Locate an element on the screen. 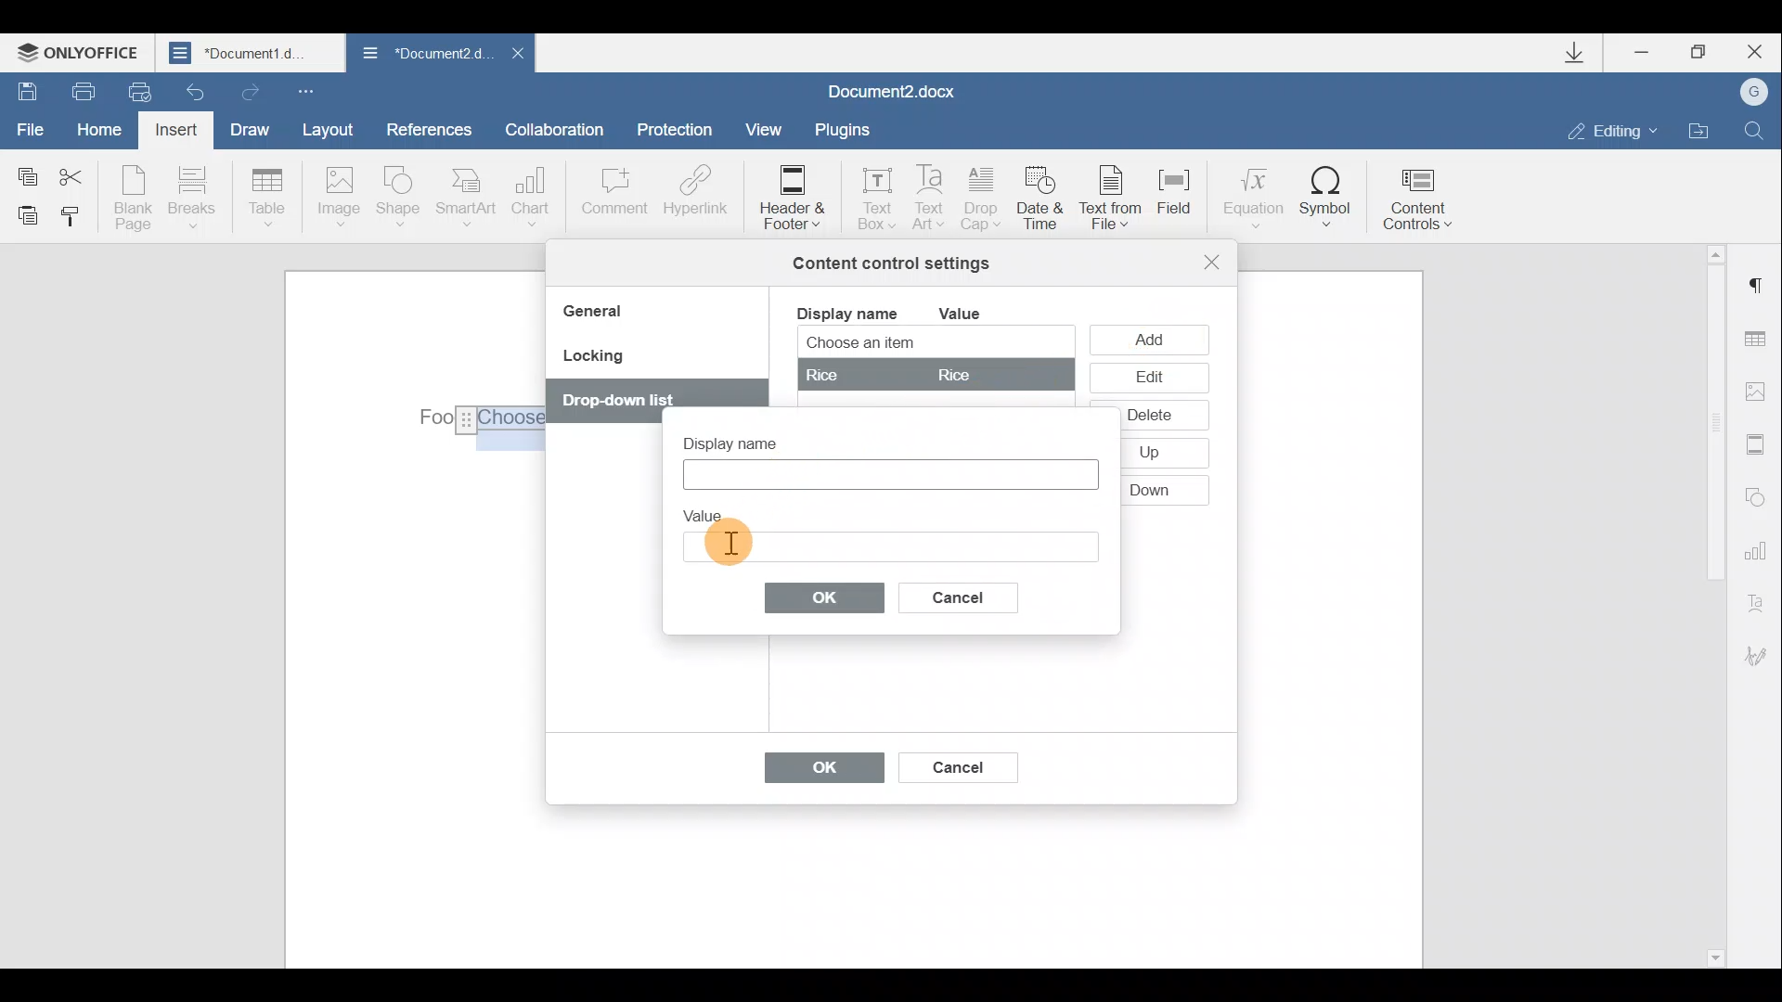 The width and height of the screenshot is (1782, 1002). View is located at coordinates (765, 128).